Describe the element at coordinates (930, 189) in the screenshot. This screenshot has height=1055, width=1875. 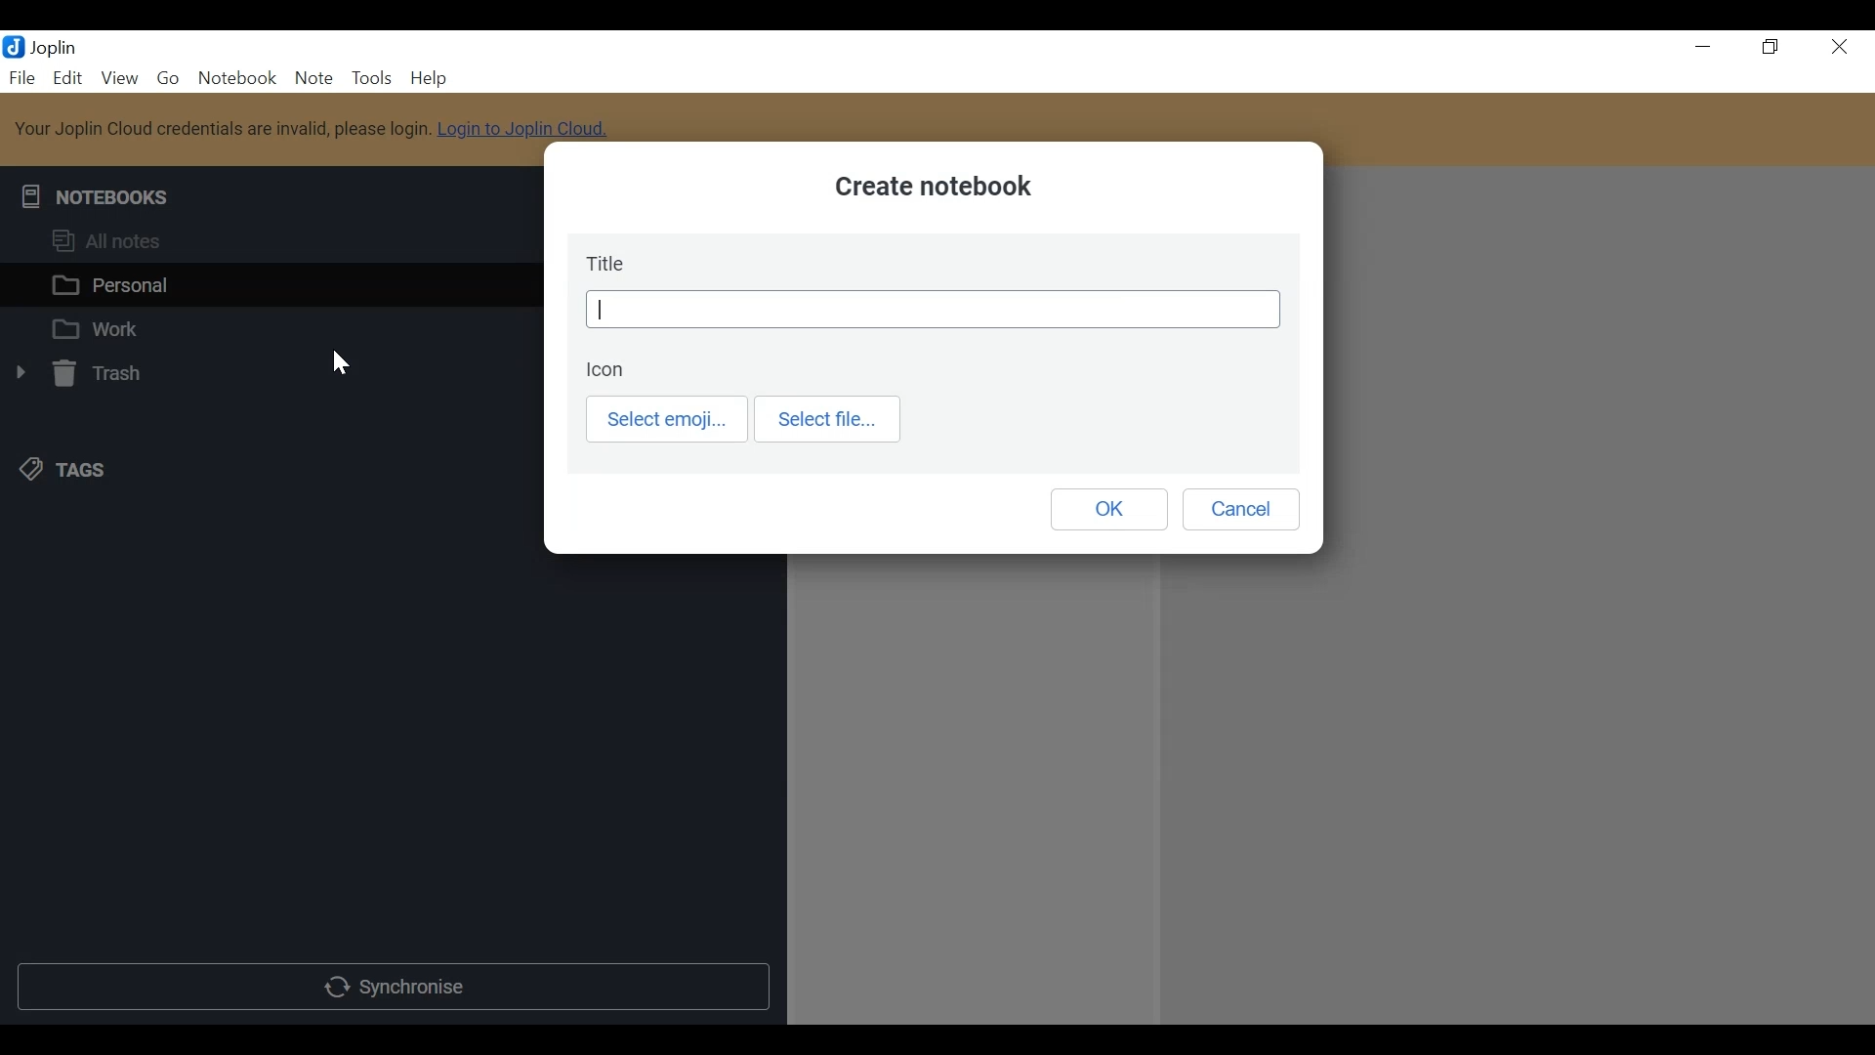
I see `Create notebook` at that location.